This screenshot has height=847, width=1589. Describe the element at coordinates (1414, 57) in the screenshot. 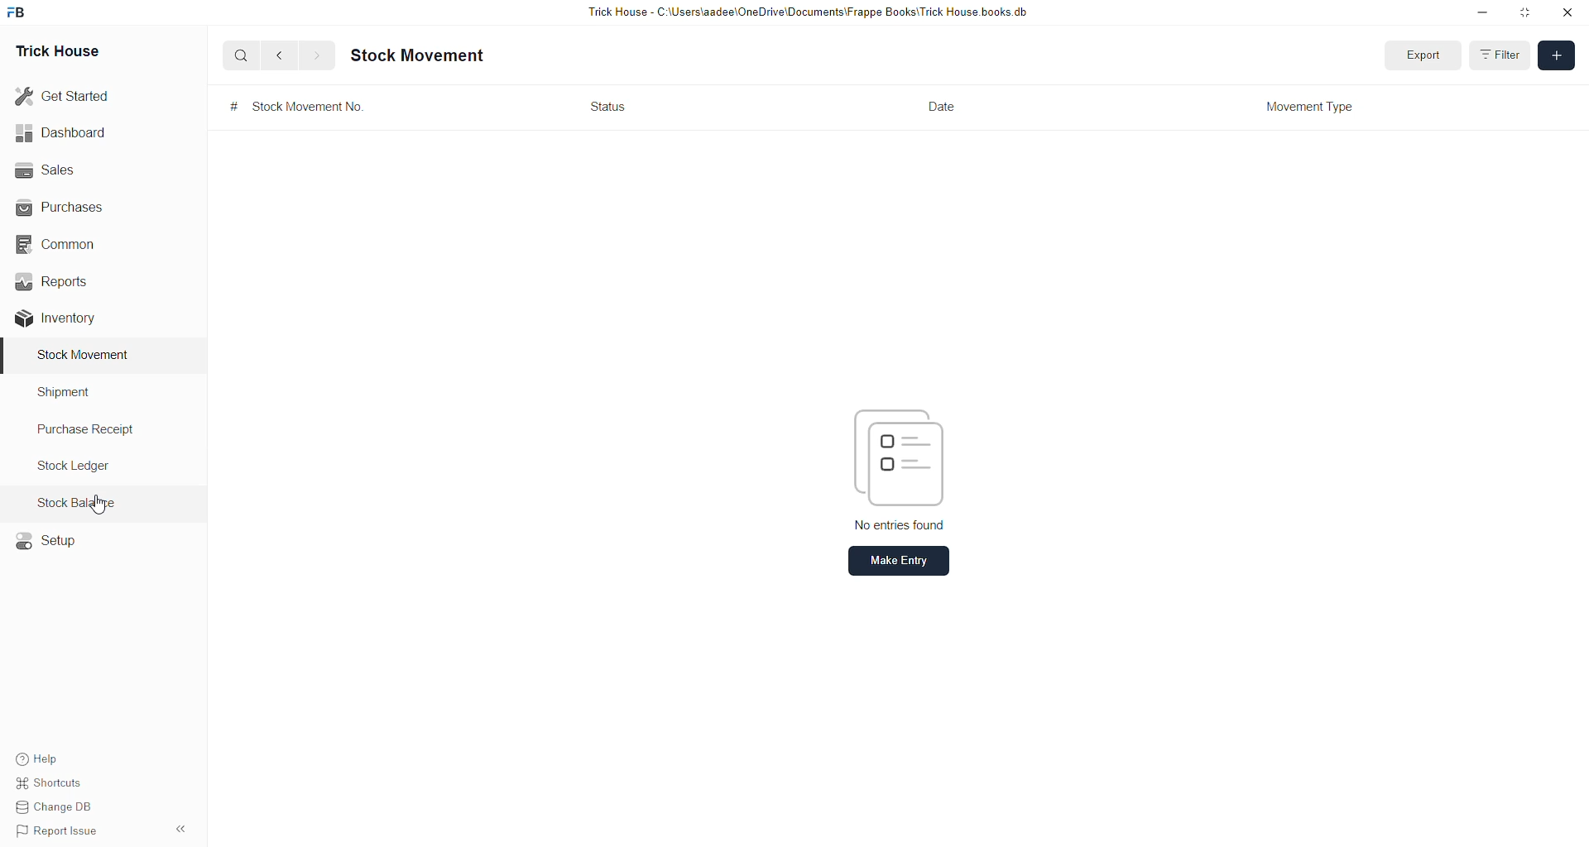

I see `Export` at that location.